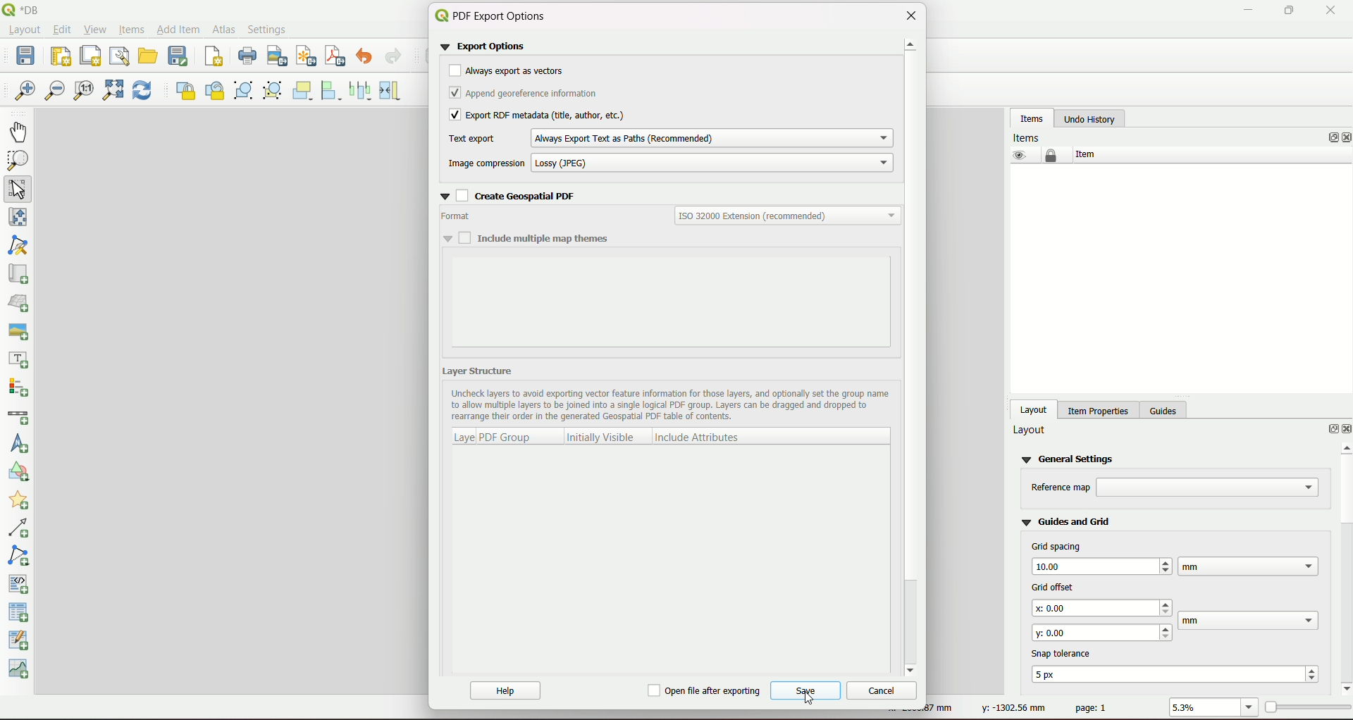 Image resolution: width=1353 pixels, height=720 pixels. What do you see at coordinates (1066, 521) in the screenshot?
I see `guides and grid` at bounding box center [1066, 521].